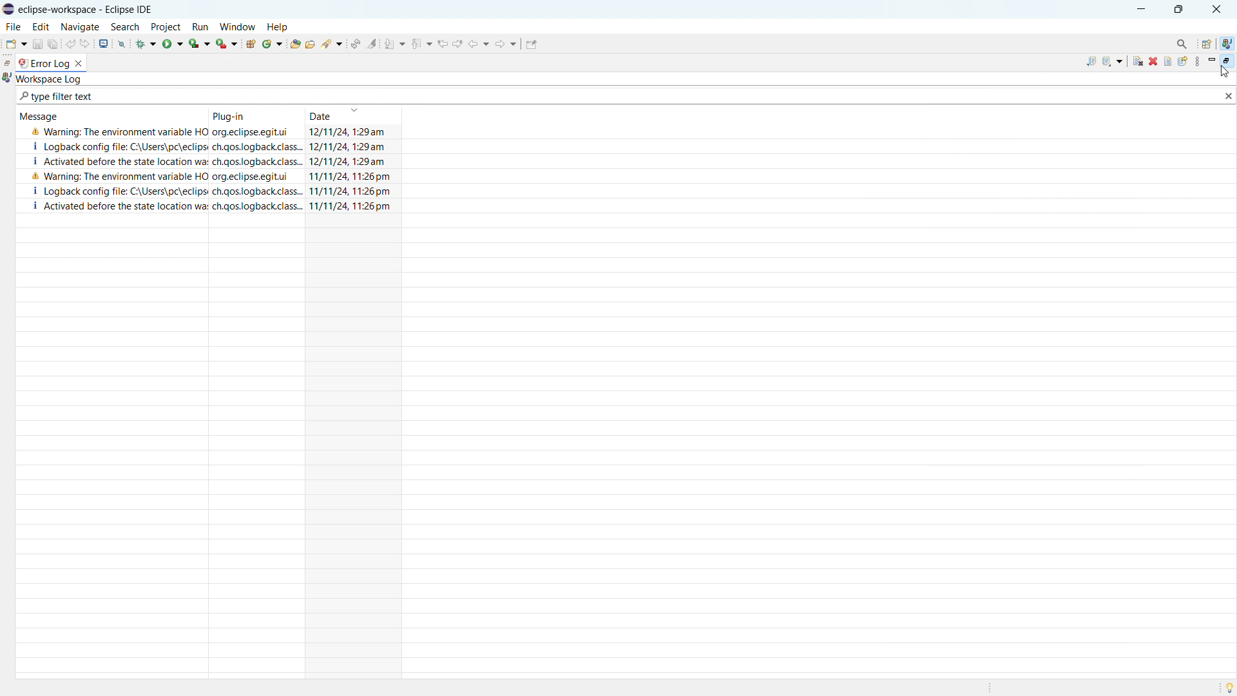 The width and height of the screenshot is (1237, 696). Describe the element at coordinates (334, 45) in the screenshot. I see `search` at that location.